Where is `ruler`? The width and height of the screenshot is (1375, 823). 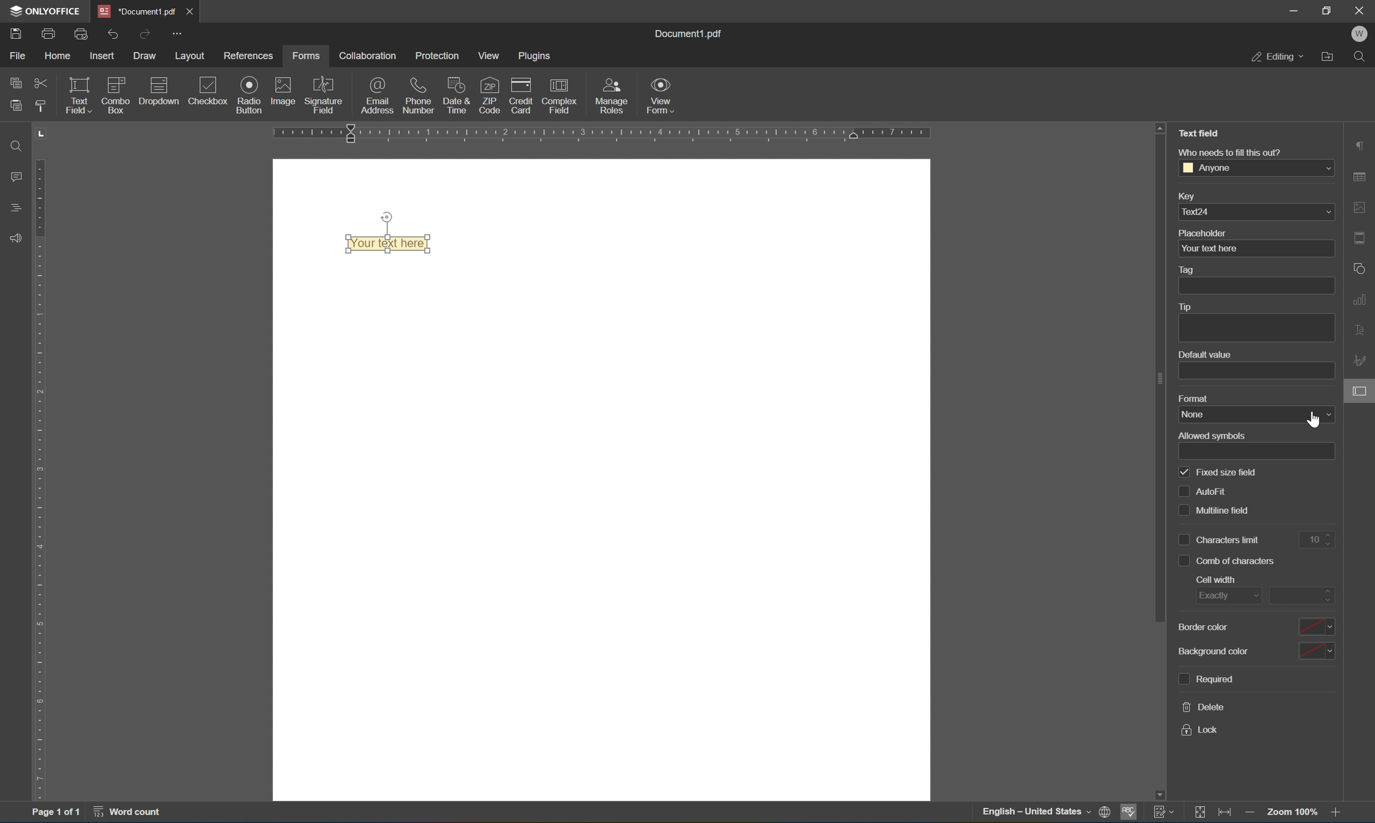 ruler is located at coordinates (644, 133).